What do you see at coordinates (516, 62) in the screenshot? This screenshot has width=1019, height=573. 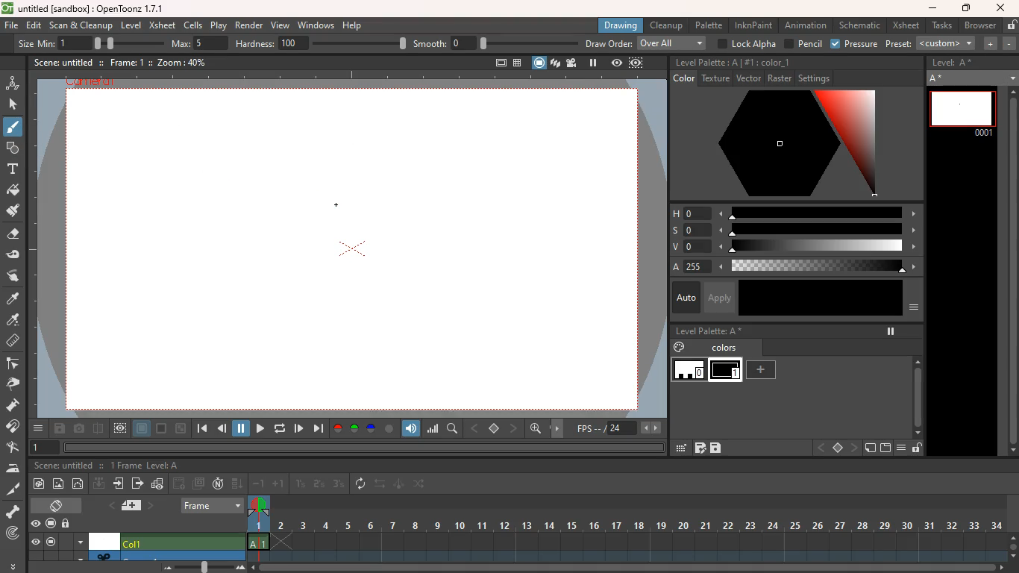 I see `table` at bounding box center [516, 62].